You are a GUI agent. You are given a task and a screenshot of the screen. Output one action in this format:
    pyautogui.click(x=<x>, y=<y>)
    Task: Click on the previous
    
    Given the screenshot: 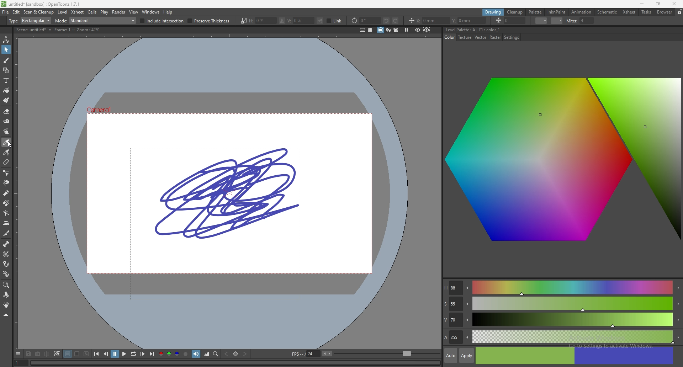 What is the action you would take?
    pyautogui.click(x=106, y=354)
    